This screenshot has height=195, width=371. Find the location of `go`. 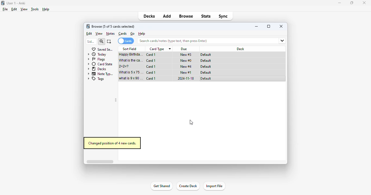

go is located at coordinates (133, 34).